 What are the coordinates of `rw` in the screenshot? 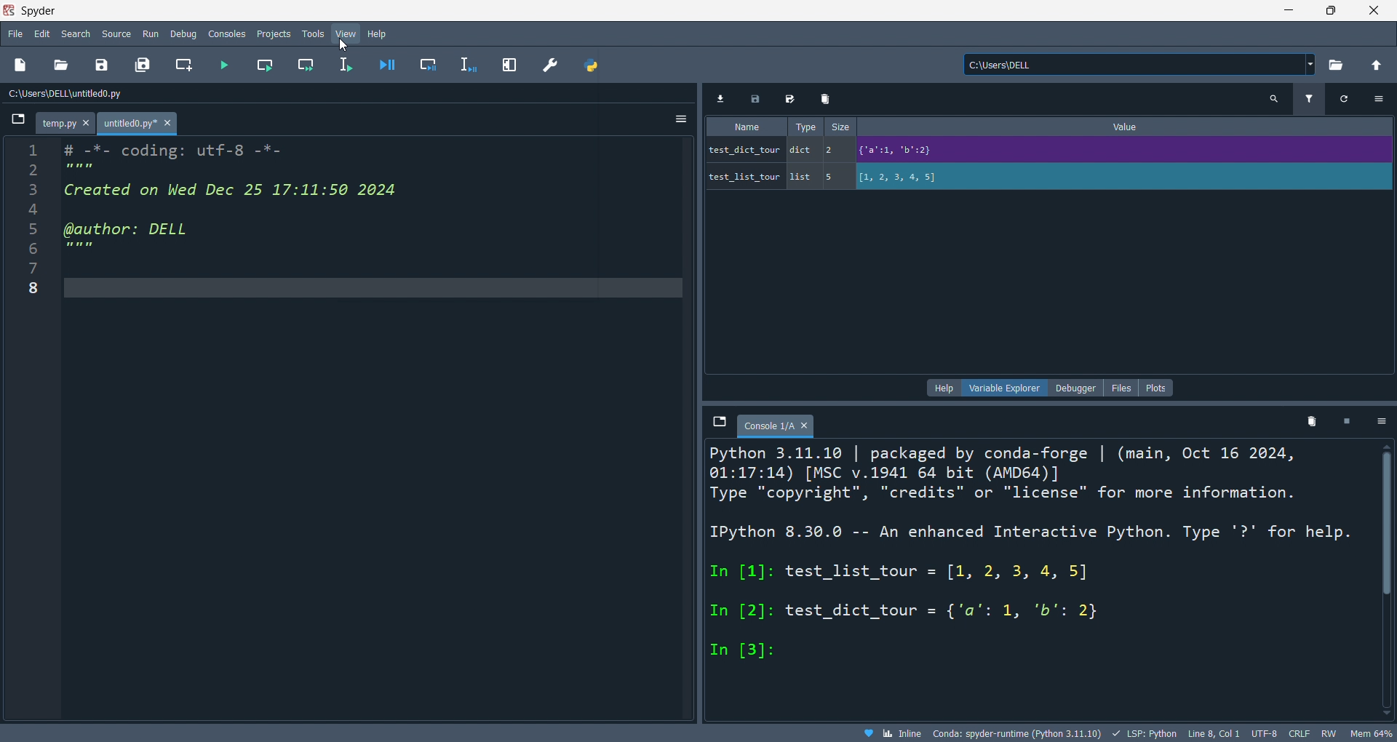 It's located at (1326, 735).